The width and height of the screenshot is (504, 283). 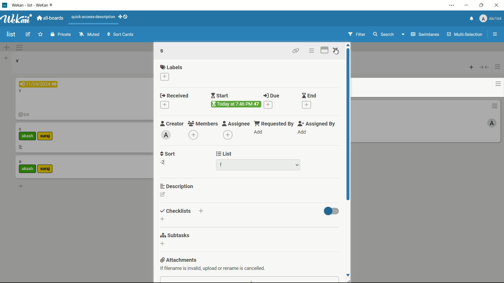 I want to click on minimize, so click(x=467, y=6).